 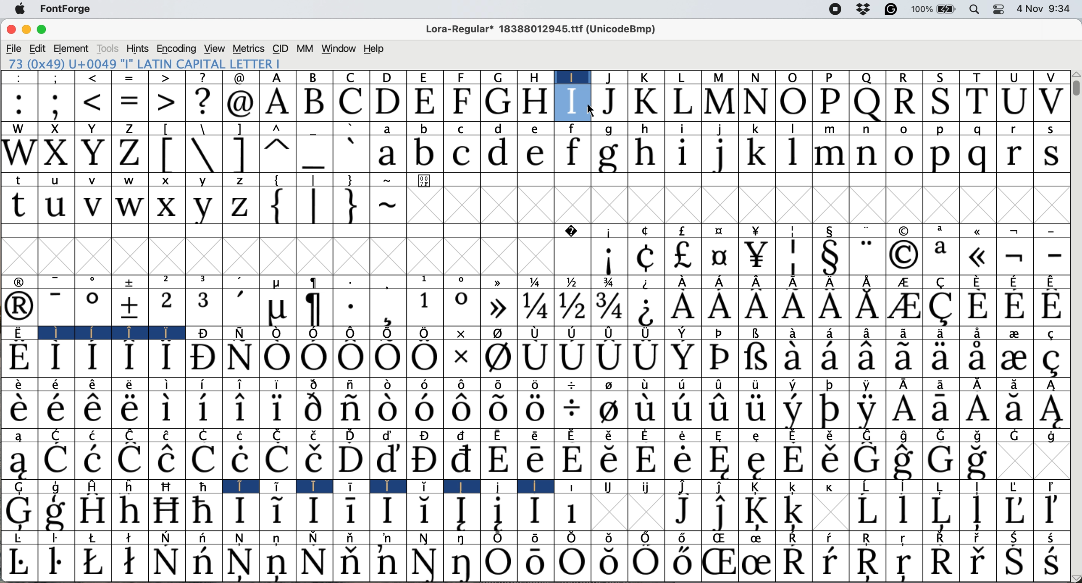 I want to click on symbol, so click(x=721, y=281).